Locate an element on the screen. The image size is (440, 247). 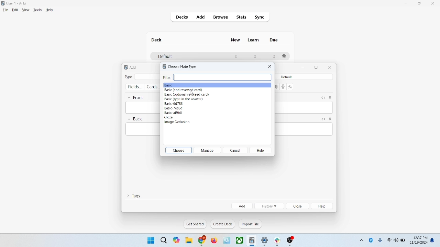
options is located at coordinates (285, 56).